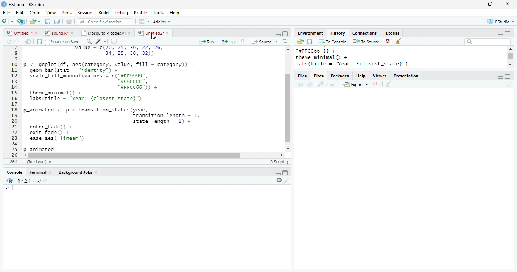 This screenshot has width=517, height=272. I want to click on scroll down, so click(288, 148).